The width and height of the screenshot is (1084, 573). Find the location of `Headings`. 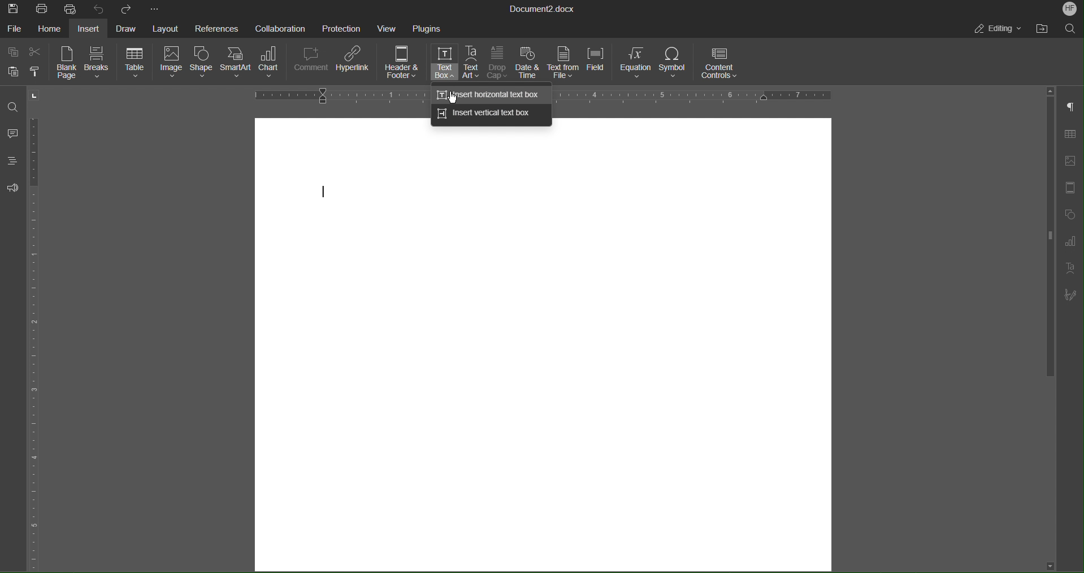

Headings is located at coordinates (11, 160).